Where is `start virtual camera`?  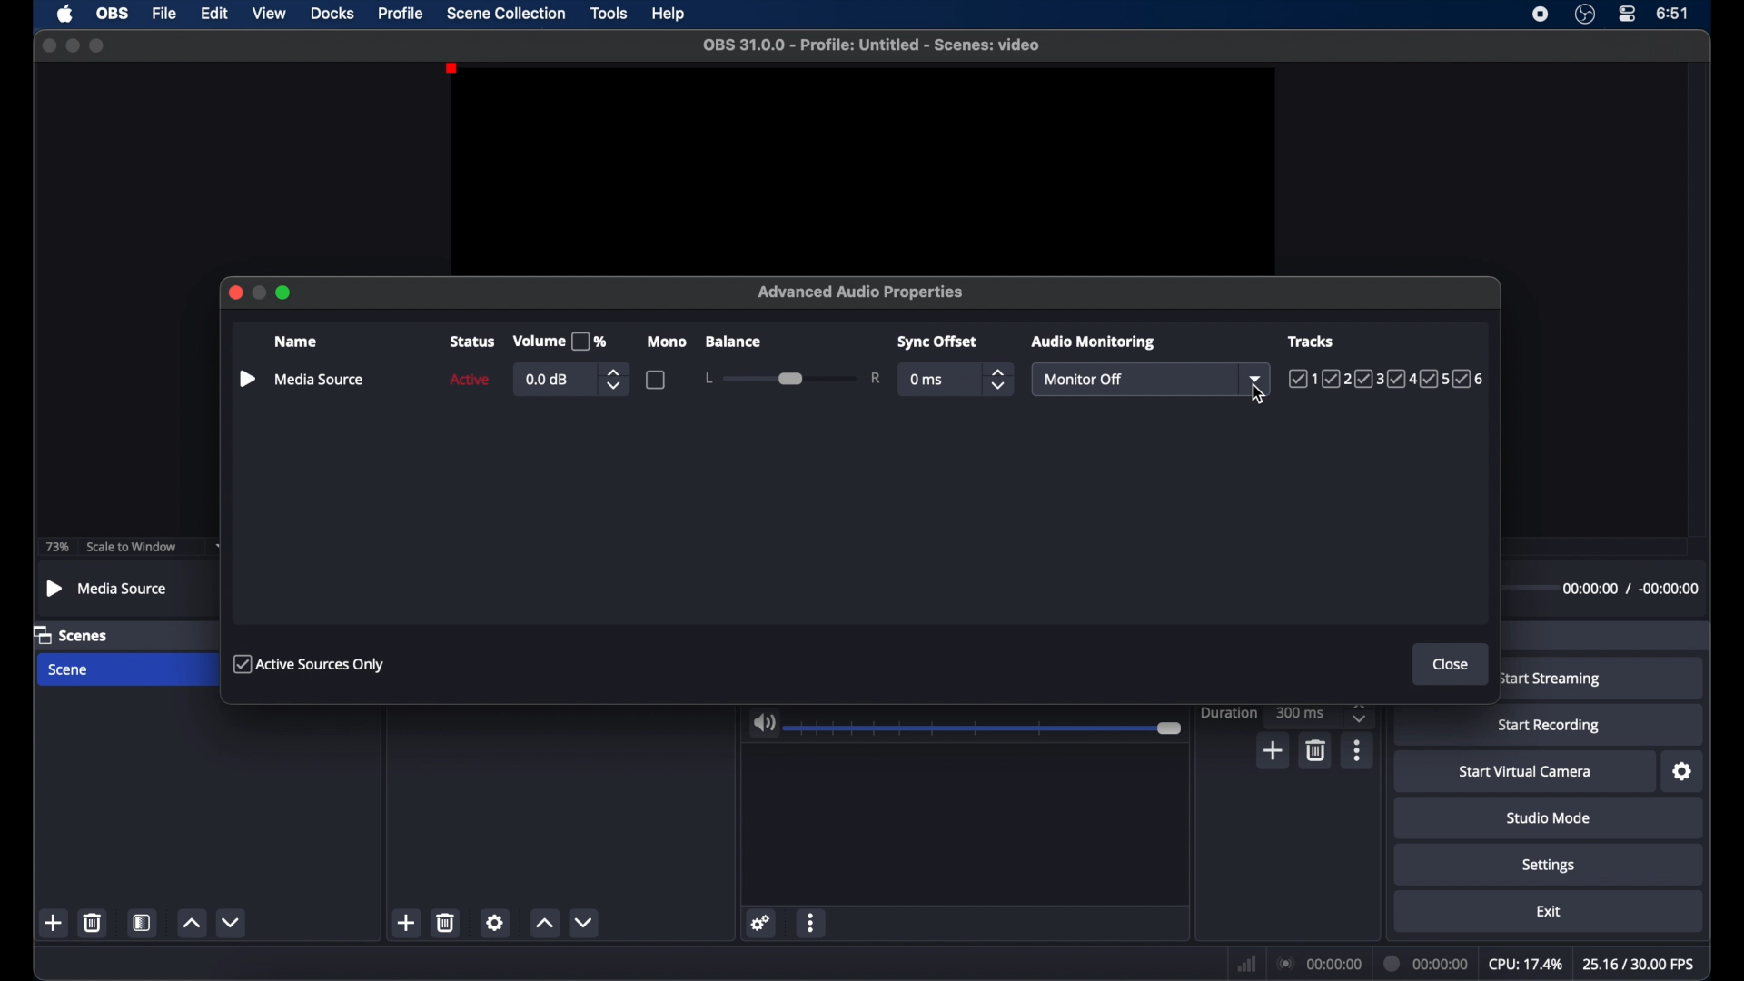
start virtual camera is located at coordinates (1526, 772).